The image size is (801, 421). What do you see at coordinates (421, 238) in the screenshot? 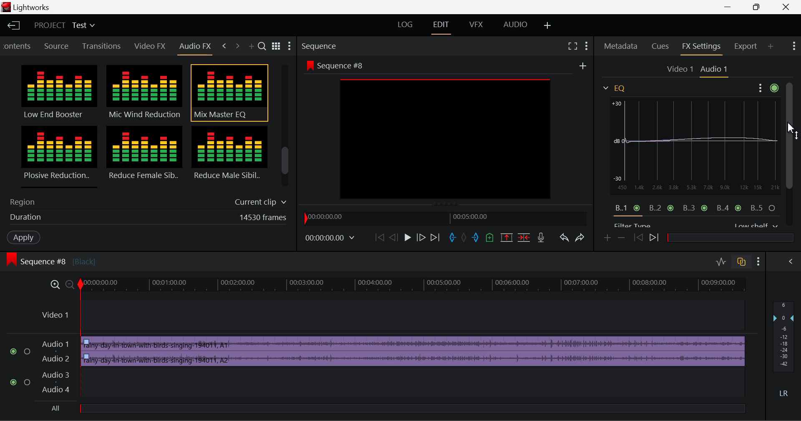
I see `Go Forward` at bounding box center [421, 238].